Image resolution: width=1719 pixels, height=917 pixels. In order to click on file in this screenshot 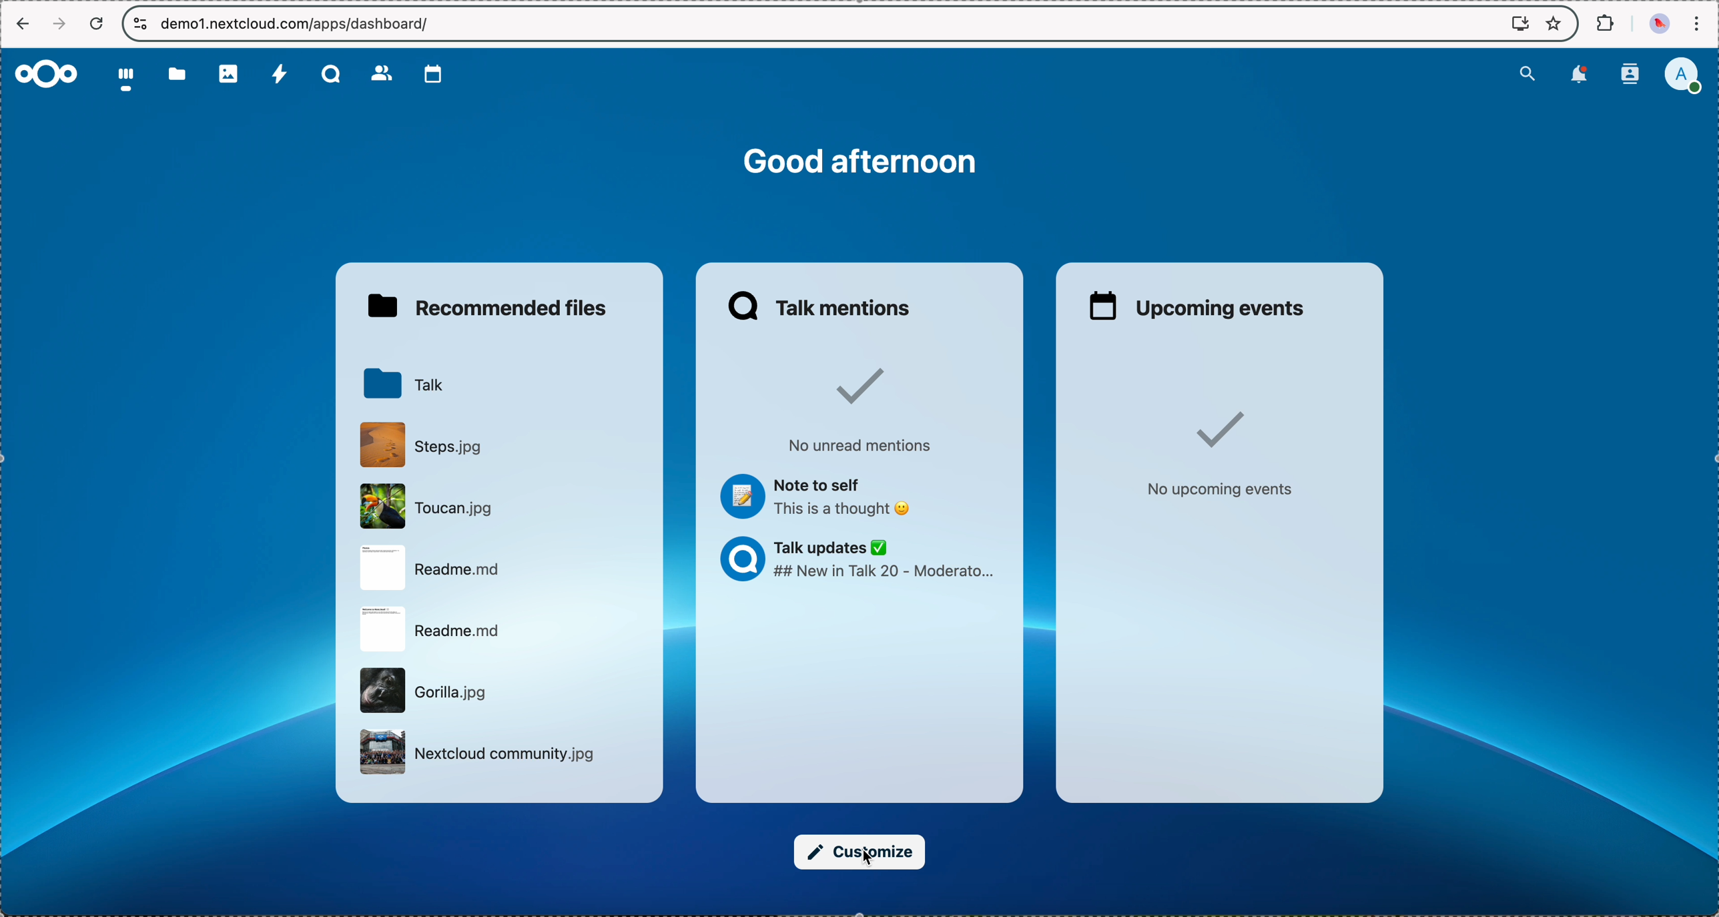, I will do `click(428, 690)`.